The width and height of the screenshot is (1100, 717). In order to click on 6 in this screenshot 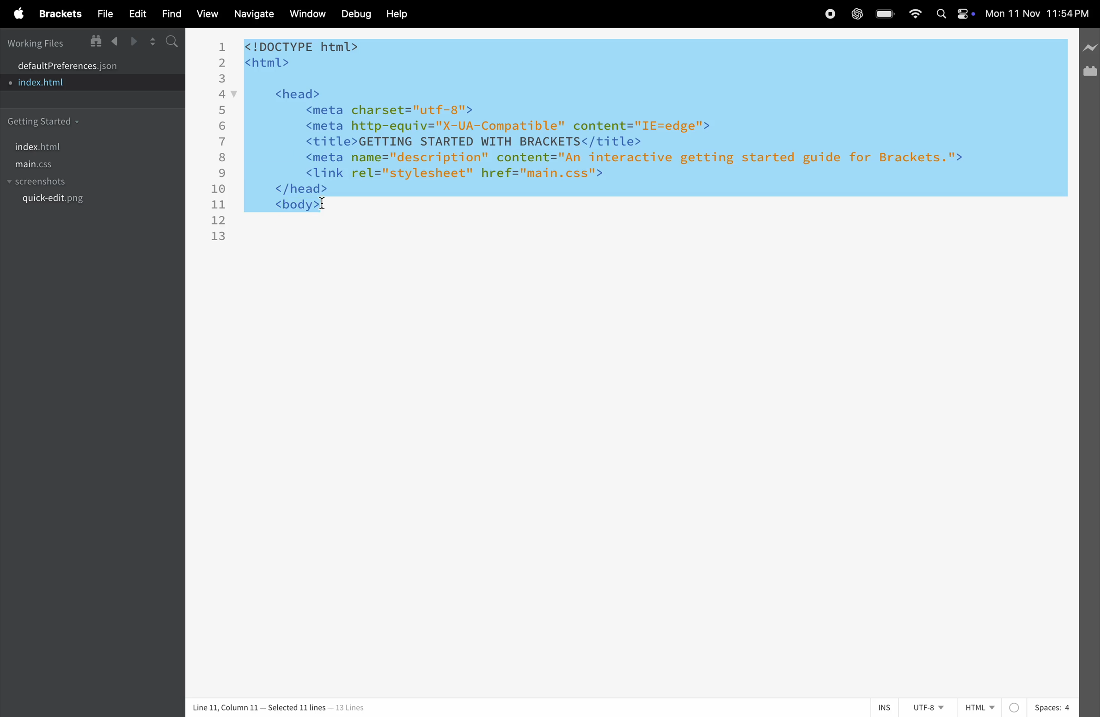, I will do `click(223, 126)`.